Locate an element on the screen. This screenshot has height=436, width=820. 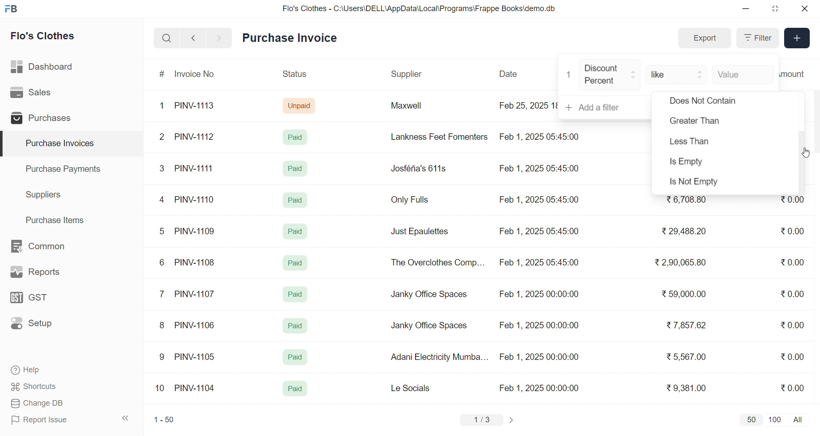
₹6,708.80 is located at coordinates (686, 200).